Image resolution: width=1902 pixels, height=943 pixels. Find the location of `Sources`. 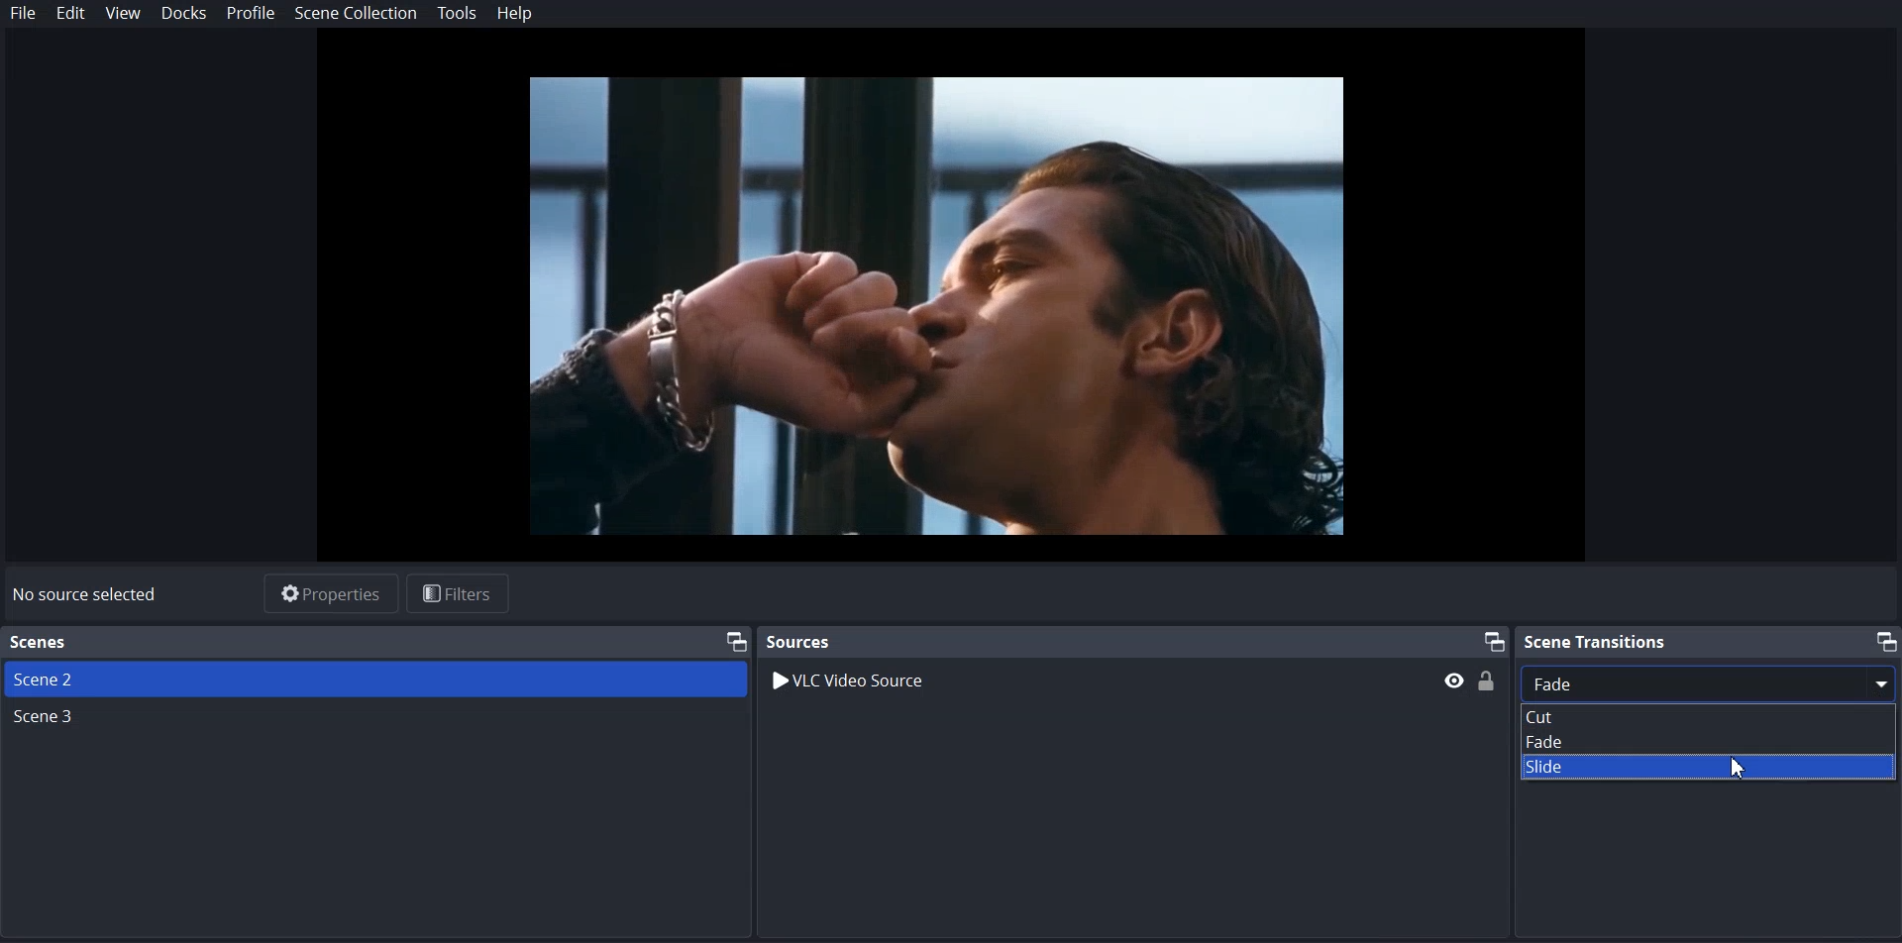

Sources is located at coordinates (1132, 641).